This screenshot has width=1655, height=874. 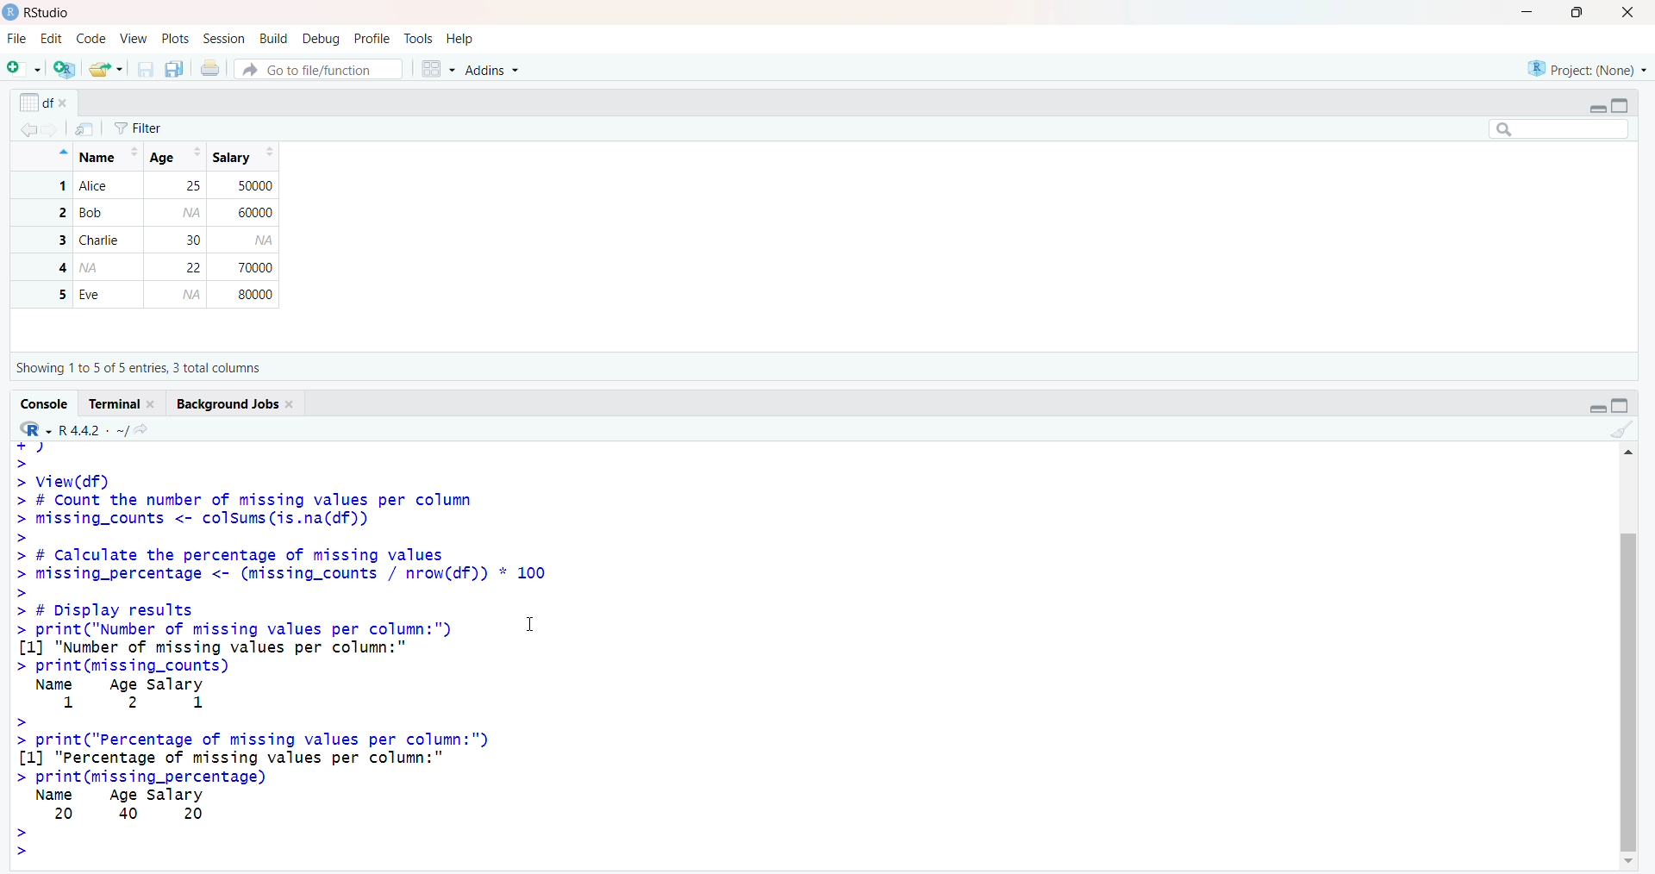 I want to click on Name, so click(x=104, y=154).